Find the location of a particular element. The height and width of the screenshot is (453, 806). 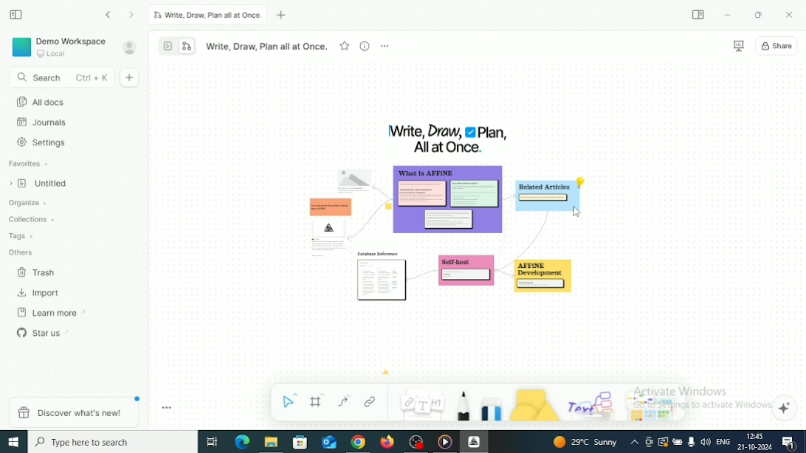

Frame is located at coordinates (318, 401).